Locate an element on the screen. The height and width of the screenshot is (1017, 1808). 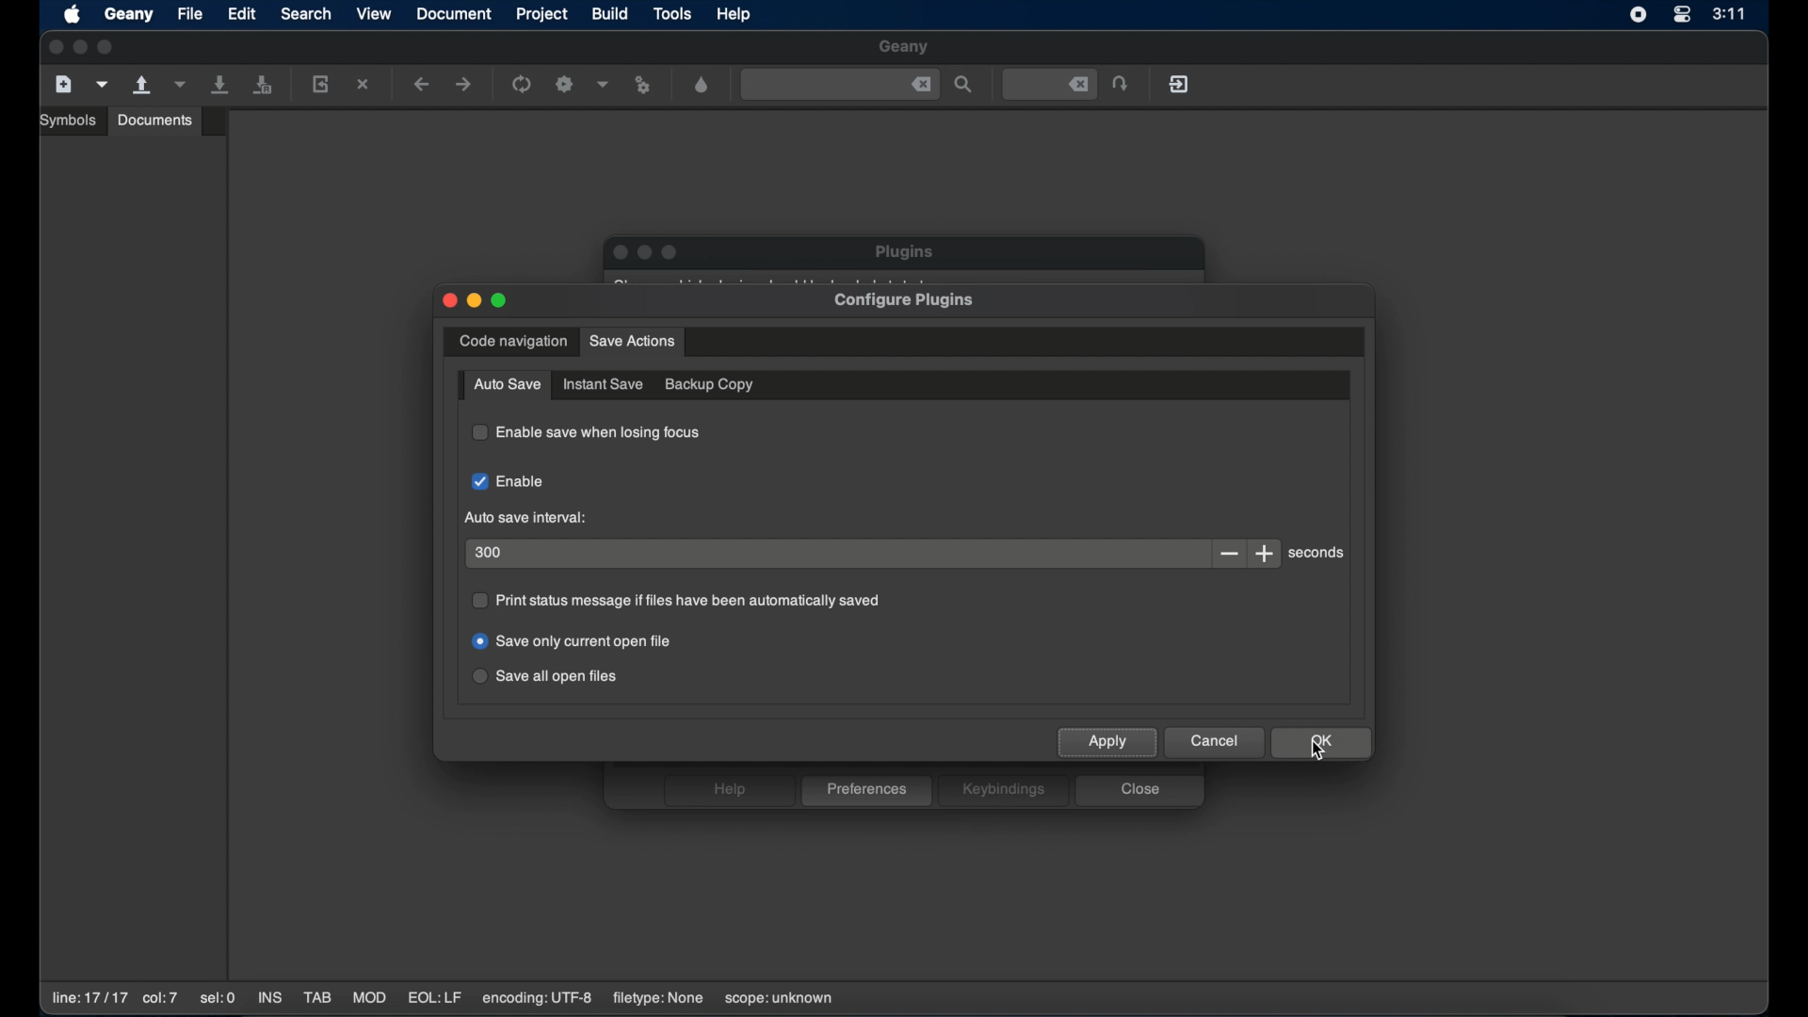
close is located at coordinates (922, 85).